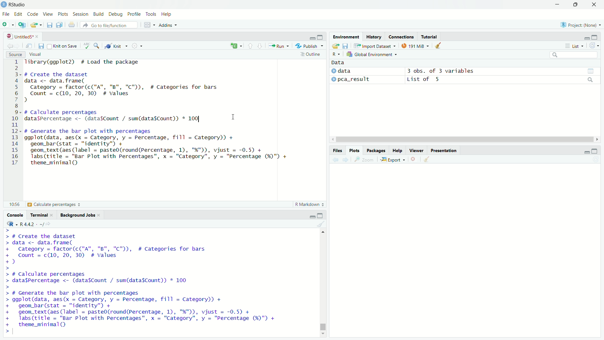 The width and height of the screenshot is (604, 340). What do you see at coordinates (335, 46) in the screenshot?
I see `load workspace` at bounding box center [335, 46].